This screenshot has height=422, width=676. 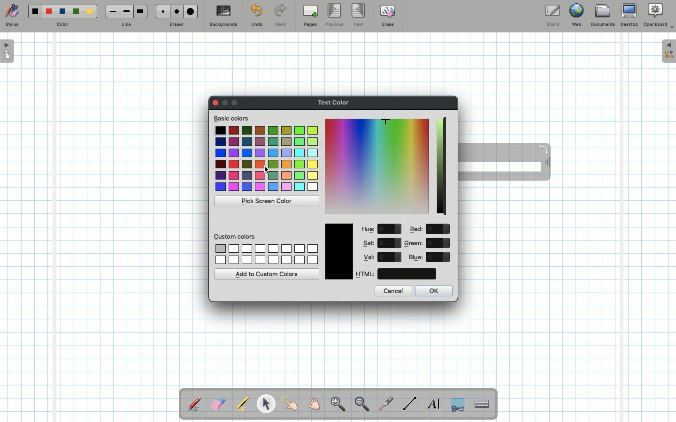 What do you see at coordinates (444, 167) in the screenshot?
I see `Darkness` at bounding box center [444, 167].